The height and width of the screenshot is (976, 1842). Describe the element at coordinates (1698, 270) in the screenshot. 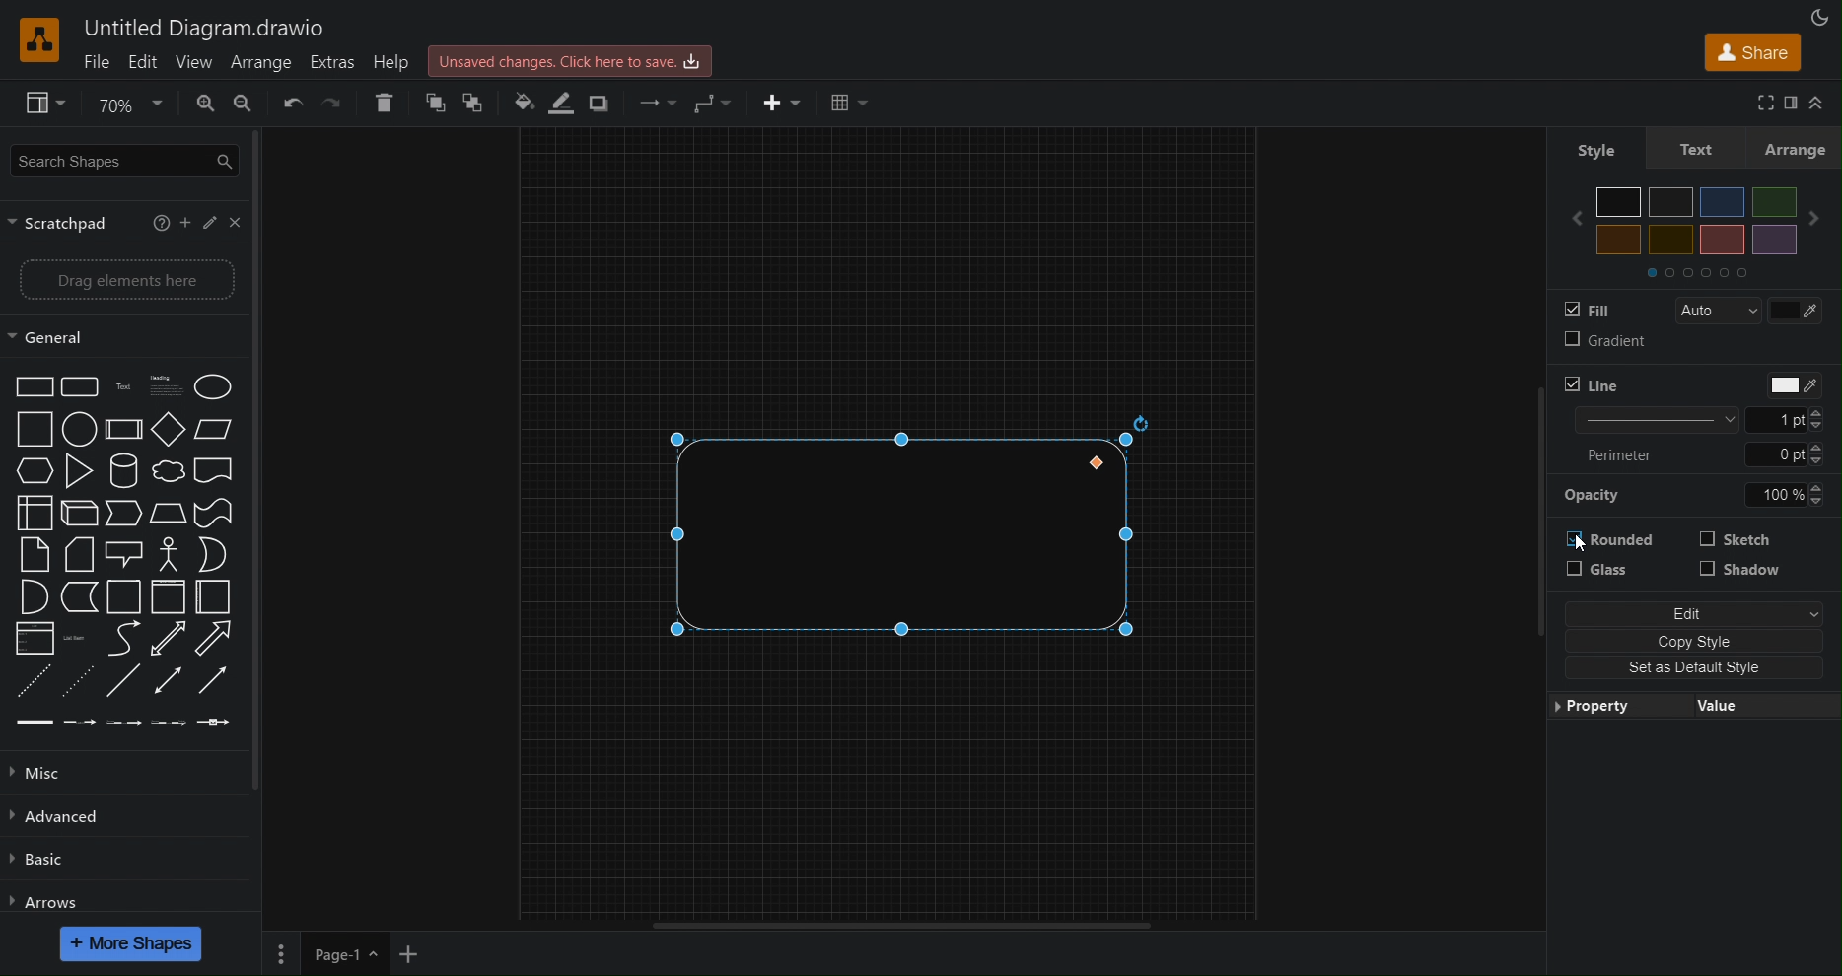

I see `slider dots` at that location.